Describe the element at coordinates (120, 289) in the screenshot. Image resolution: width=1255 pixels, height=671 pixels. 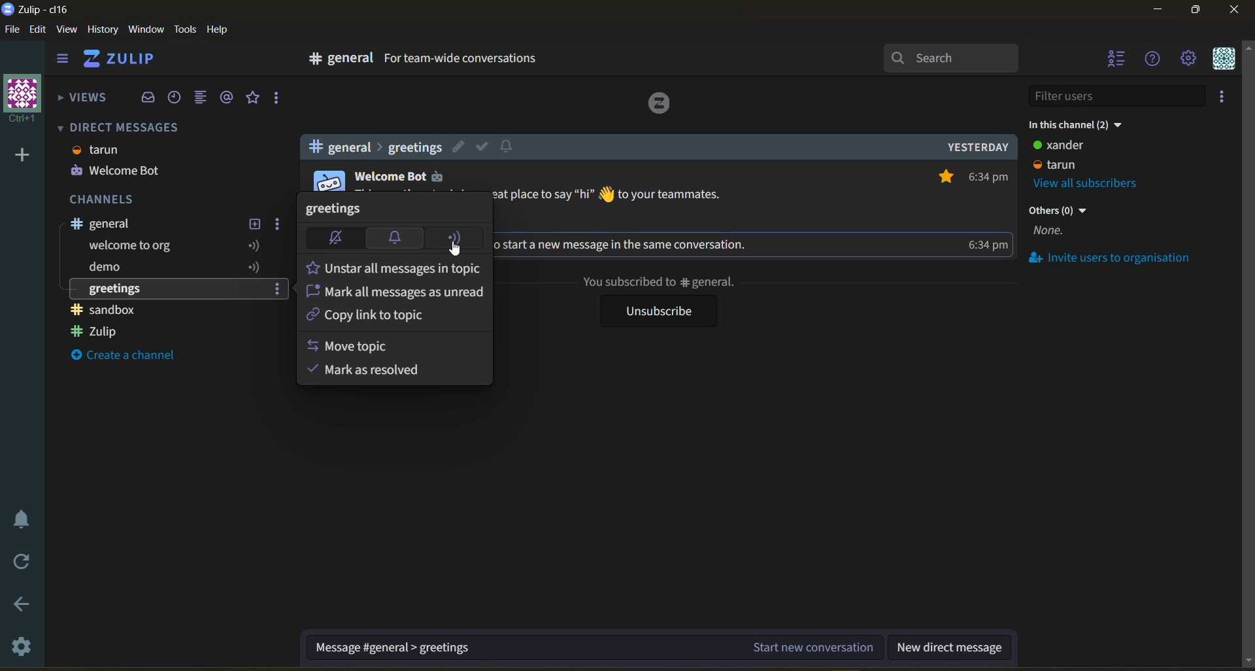
I see `greetings` at that location.